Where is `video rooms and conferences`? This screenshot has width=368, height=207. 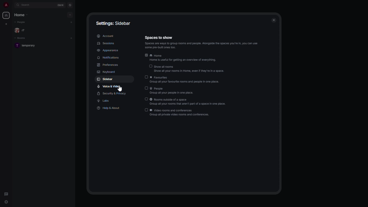
video rooms and conferences is located at coordinates (180, 110).